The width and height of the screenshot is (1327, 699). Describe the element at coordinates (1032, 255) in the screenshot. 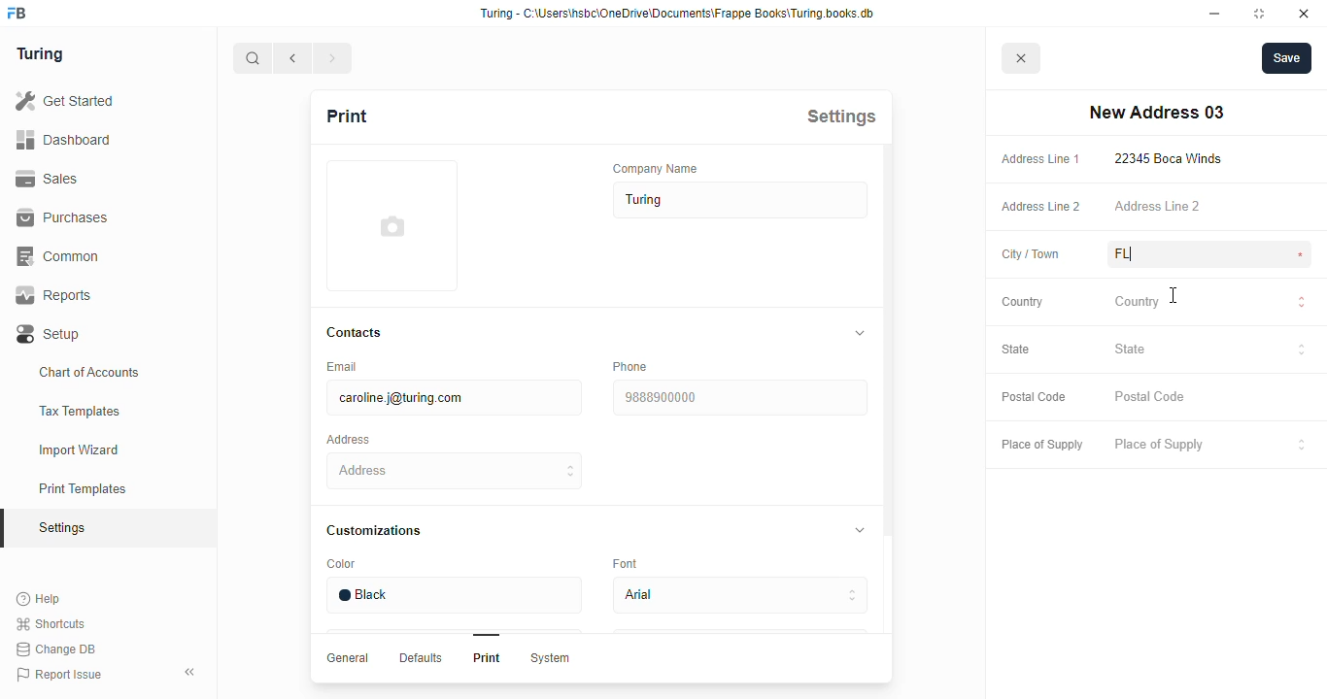

I see `city / town` at that location.